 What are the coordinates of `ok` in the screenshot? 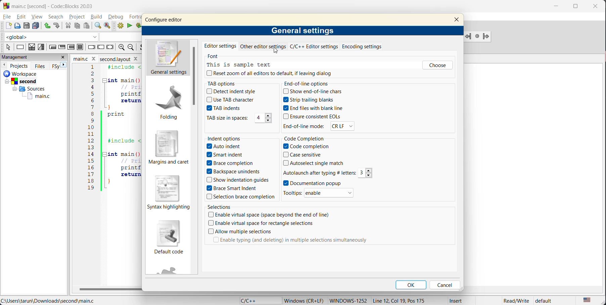 It's located at (412, 284).